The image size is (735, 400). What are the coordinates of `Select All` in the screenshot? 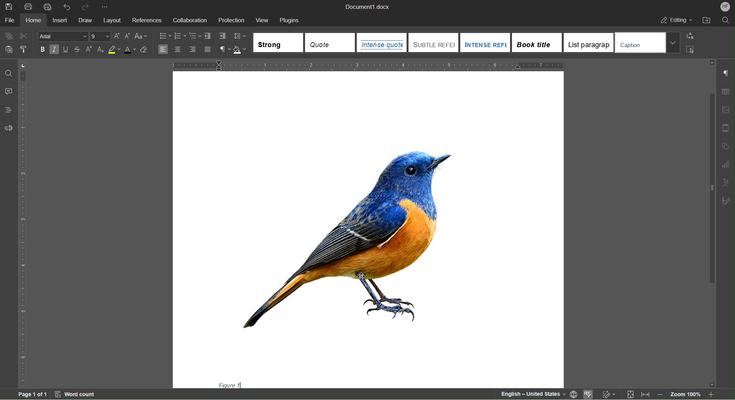 It's located at (690, 50).